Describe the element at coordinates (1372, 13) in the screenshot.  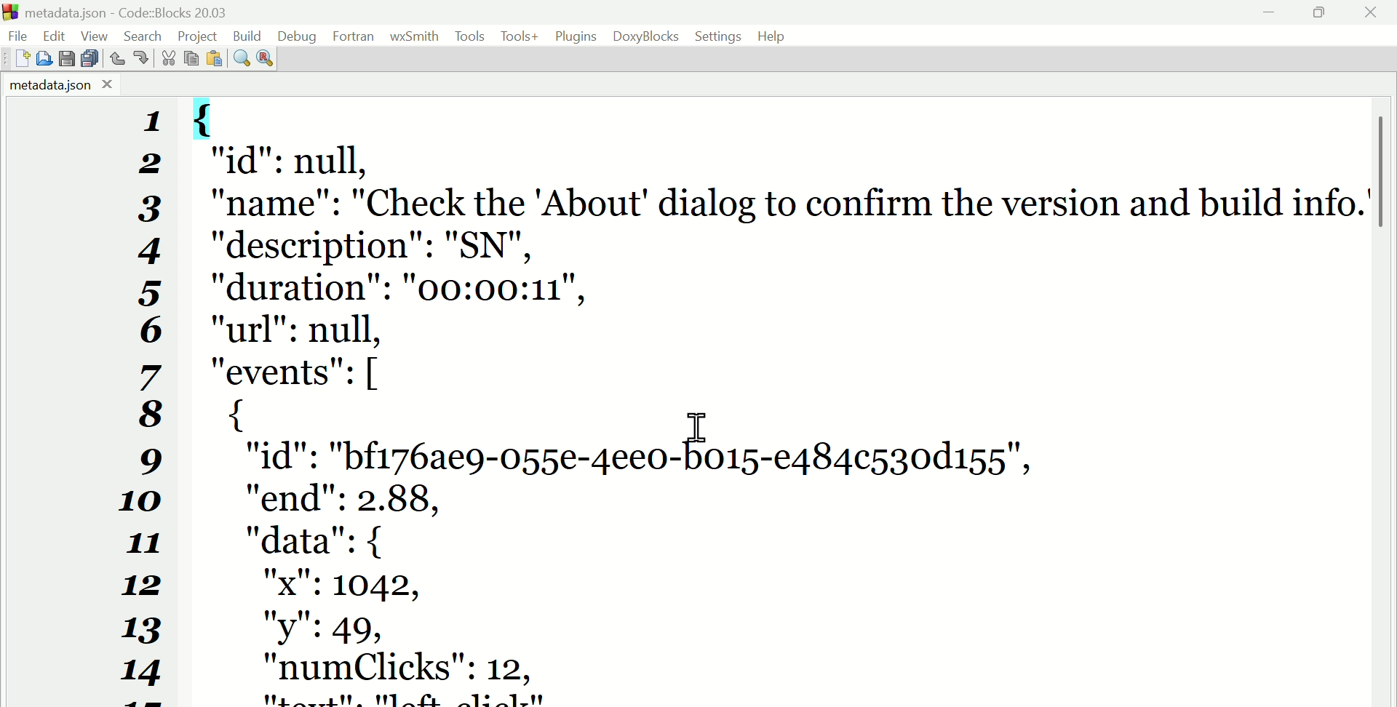
I see `Close` at that location.